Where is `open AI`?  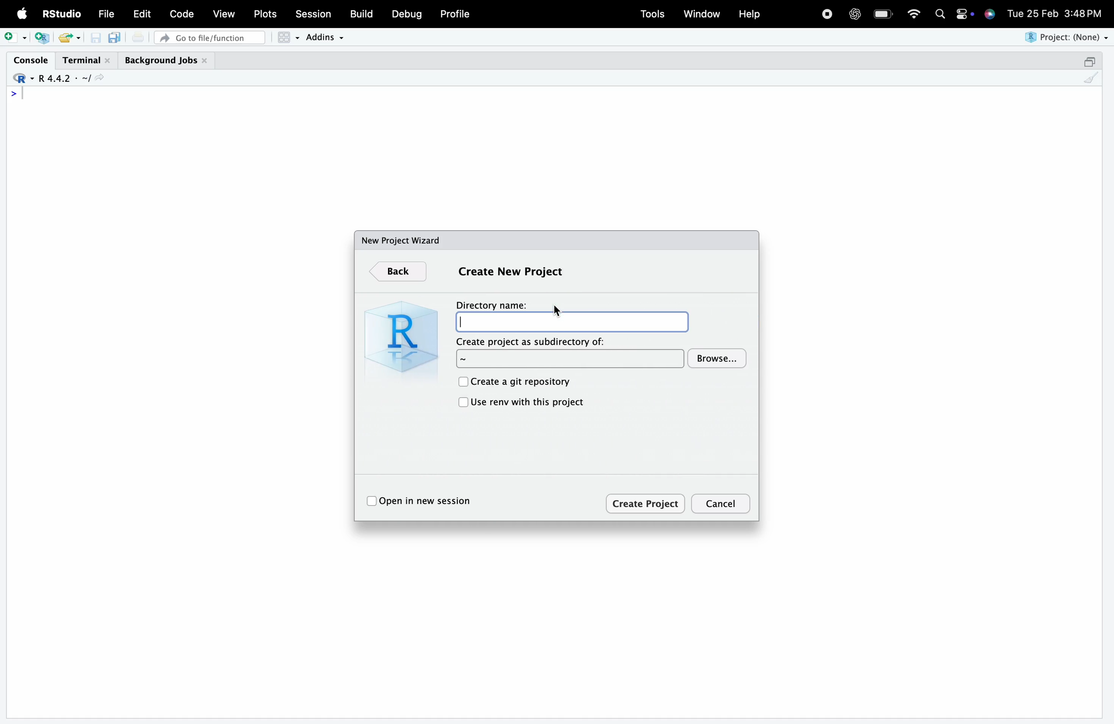 open AI is located at coordinates (854, 14).